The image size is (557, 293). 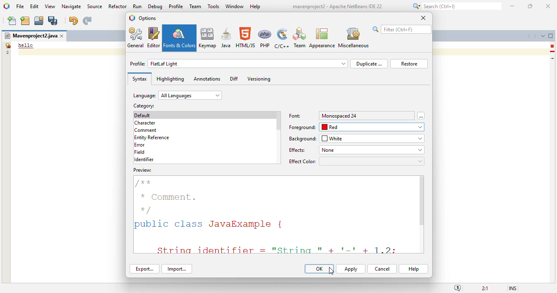 I want to click on Monospaced 24, so click(x=340, y=116).